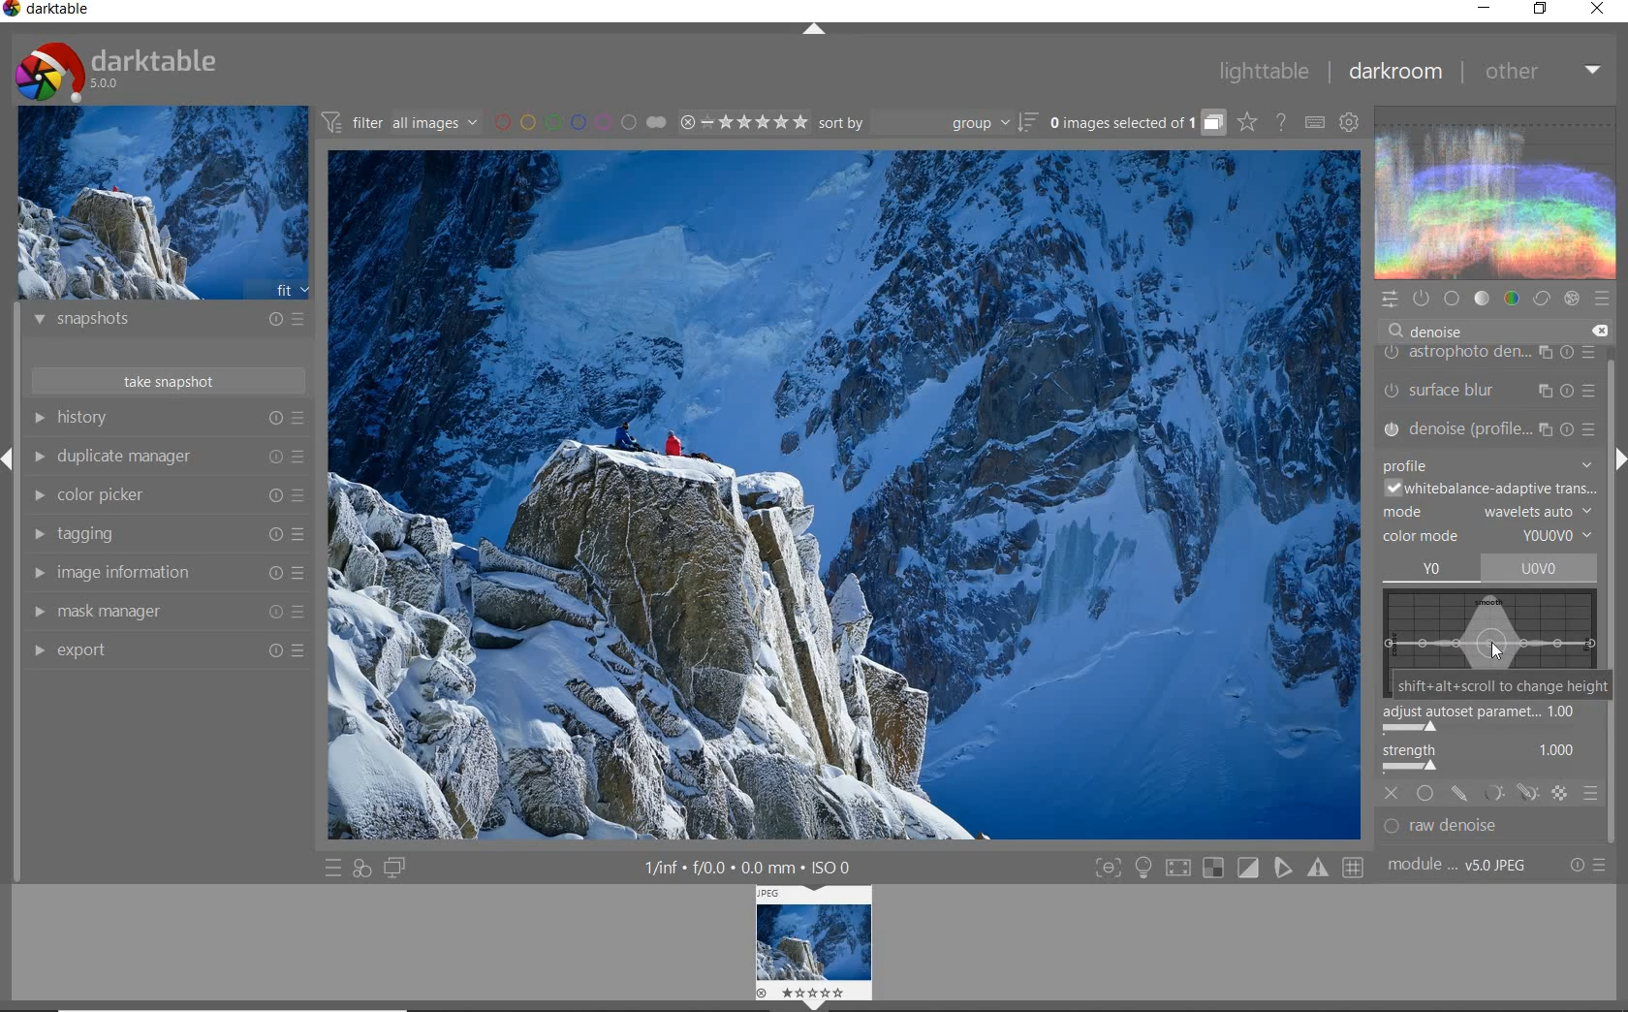  What do you see at coordinates (165, 649) in the screenshot?
I see `export` at bounding box center [165, 649].